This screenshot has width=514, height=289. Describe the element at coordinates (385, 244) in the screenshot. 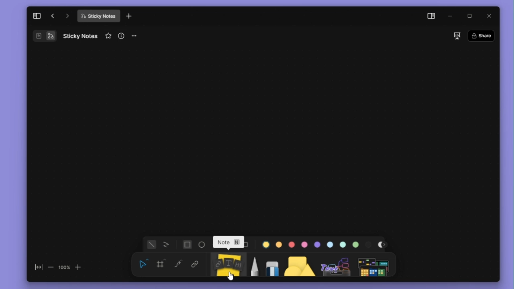

I see `next` at that location.